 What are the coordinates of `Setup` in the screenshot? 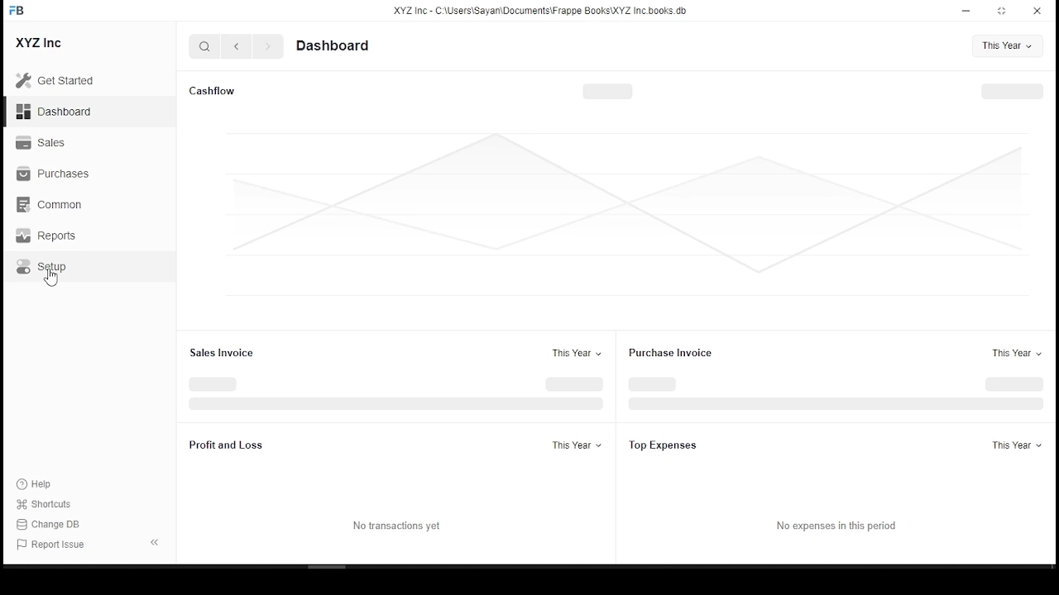 It's located at (41, 267).